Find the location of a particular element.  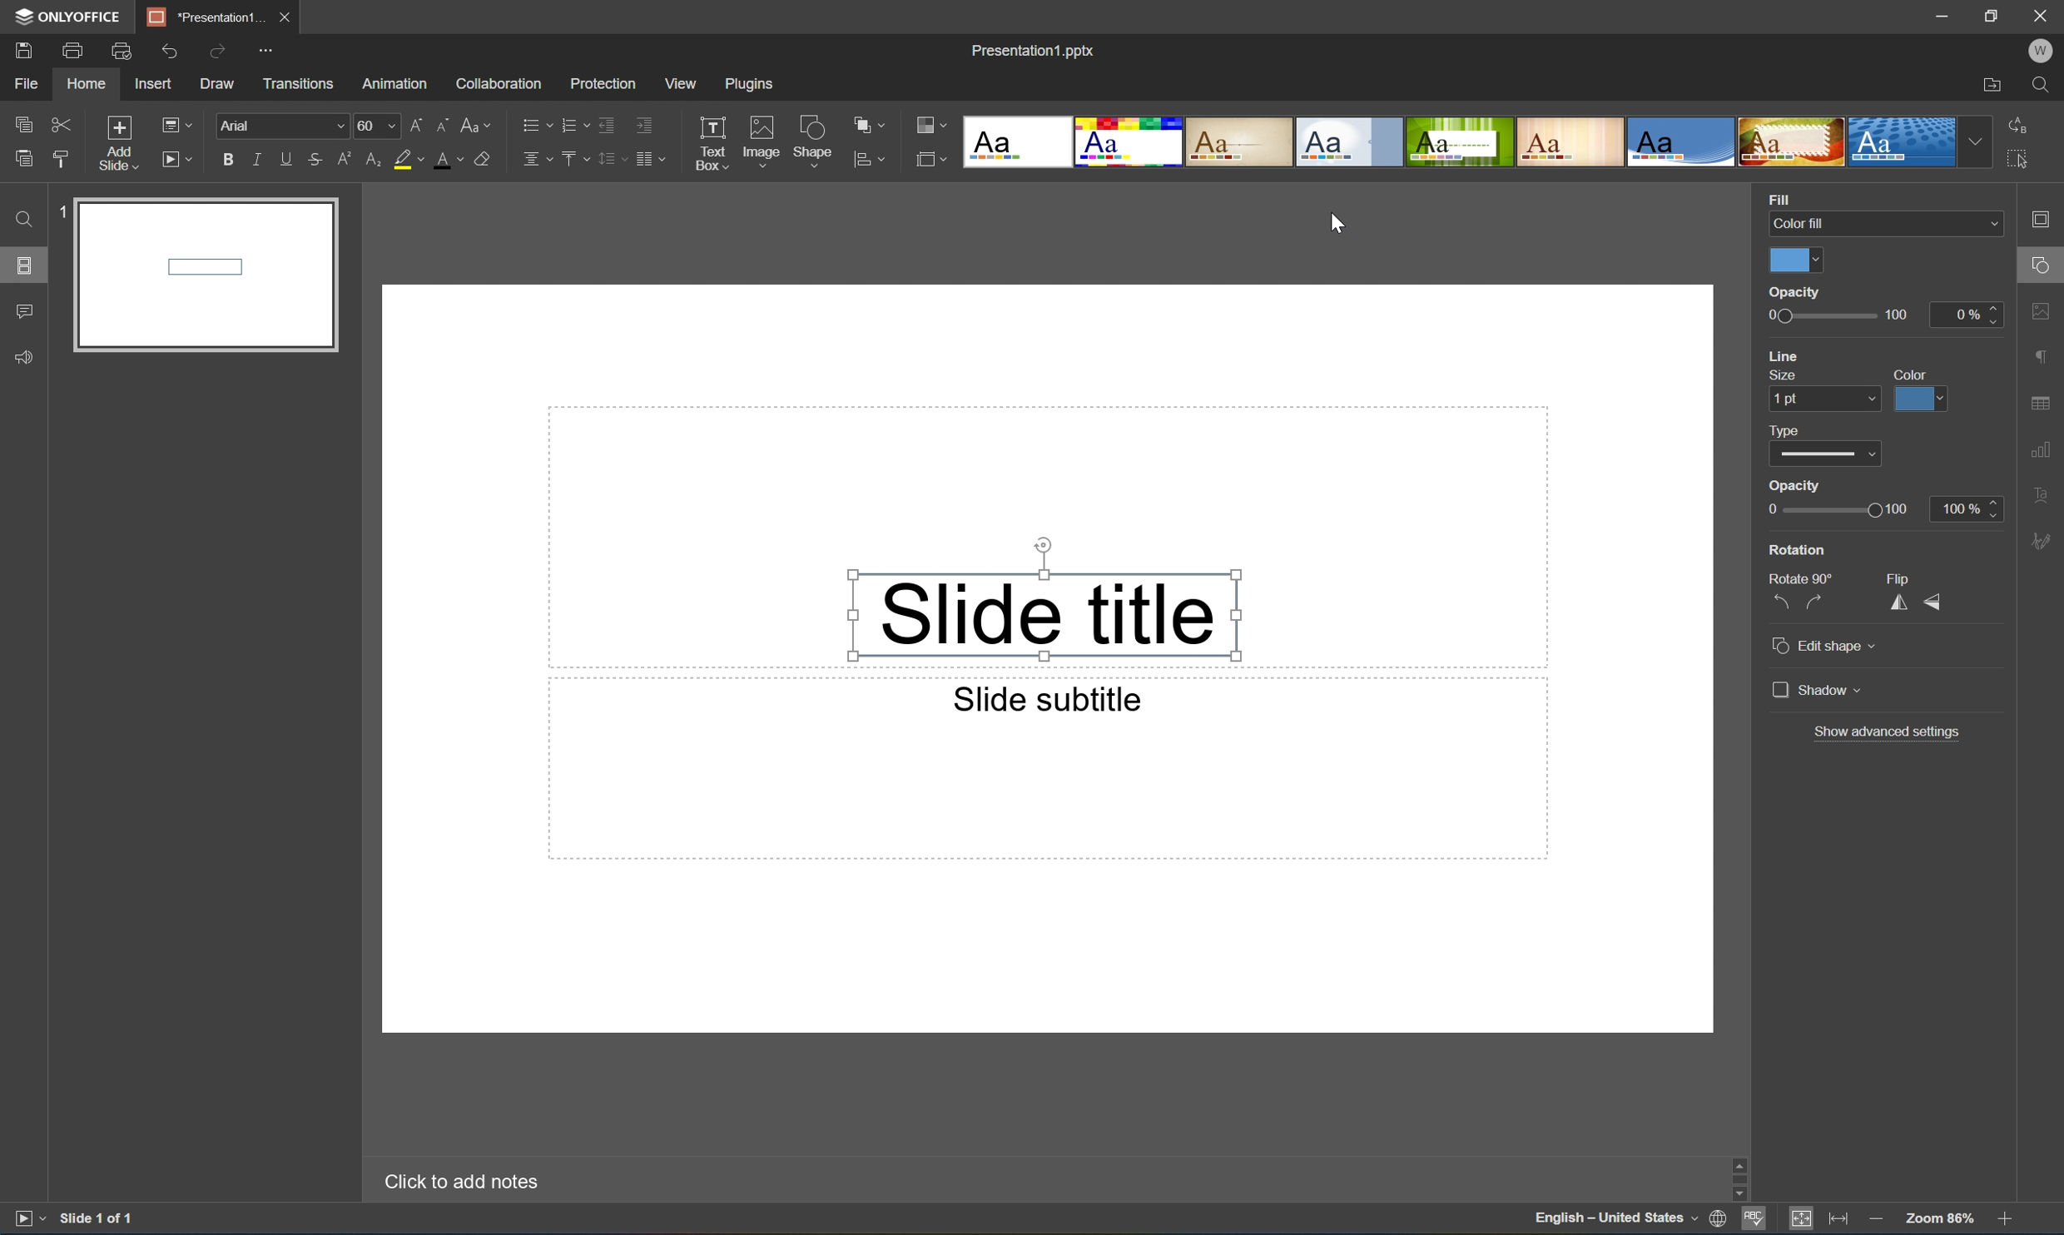

Zoom in is located at coordinates (2003, 1221).